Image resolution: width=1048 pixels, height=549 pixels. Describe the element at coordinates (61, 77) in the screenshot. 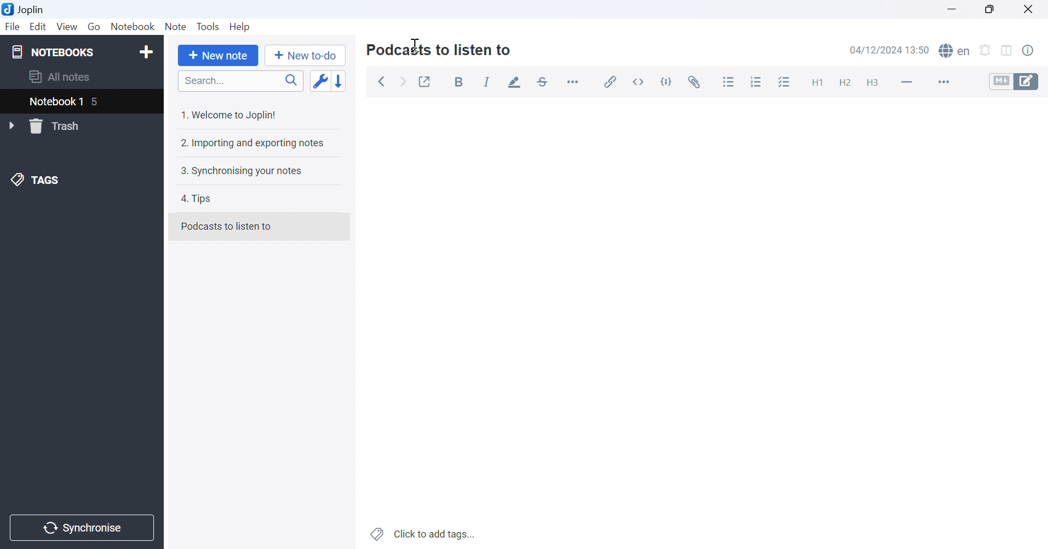

I see `All notes` at that location.